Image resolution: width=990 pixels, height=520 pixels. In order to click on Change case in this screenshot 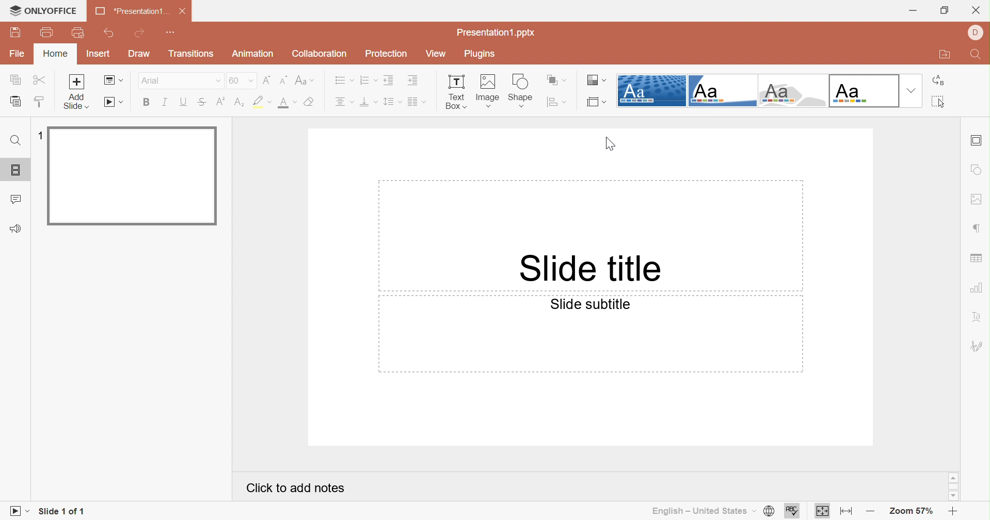, I will do `click(304, 82)`.